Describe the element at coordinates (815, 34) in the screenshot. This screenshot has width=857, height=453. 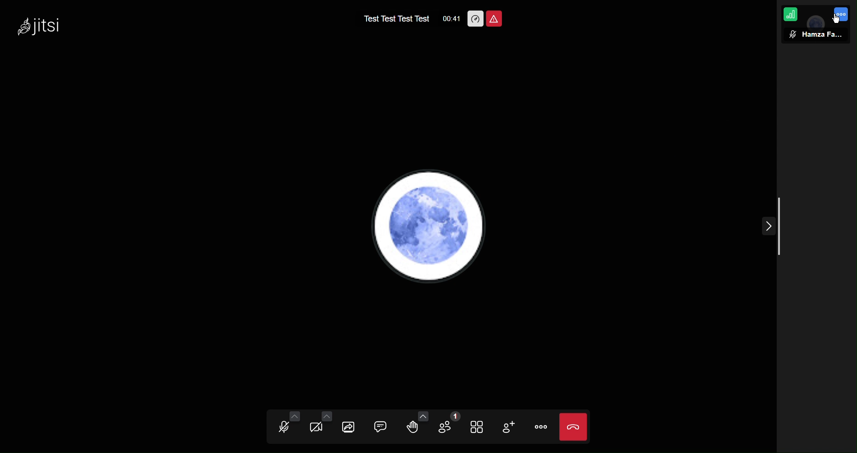
I see `Participant View` at that location.